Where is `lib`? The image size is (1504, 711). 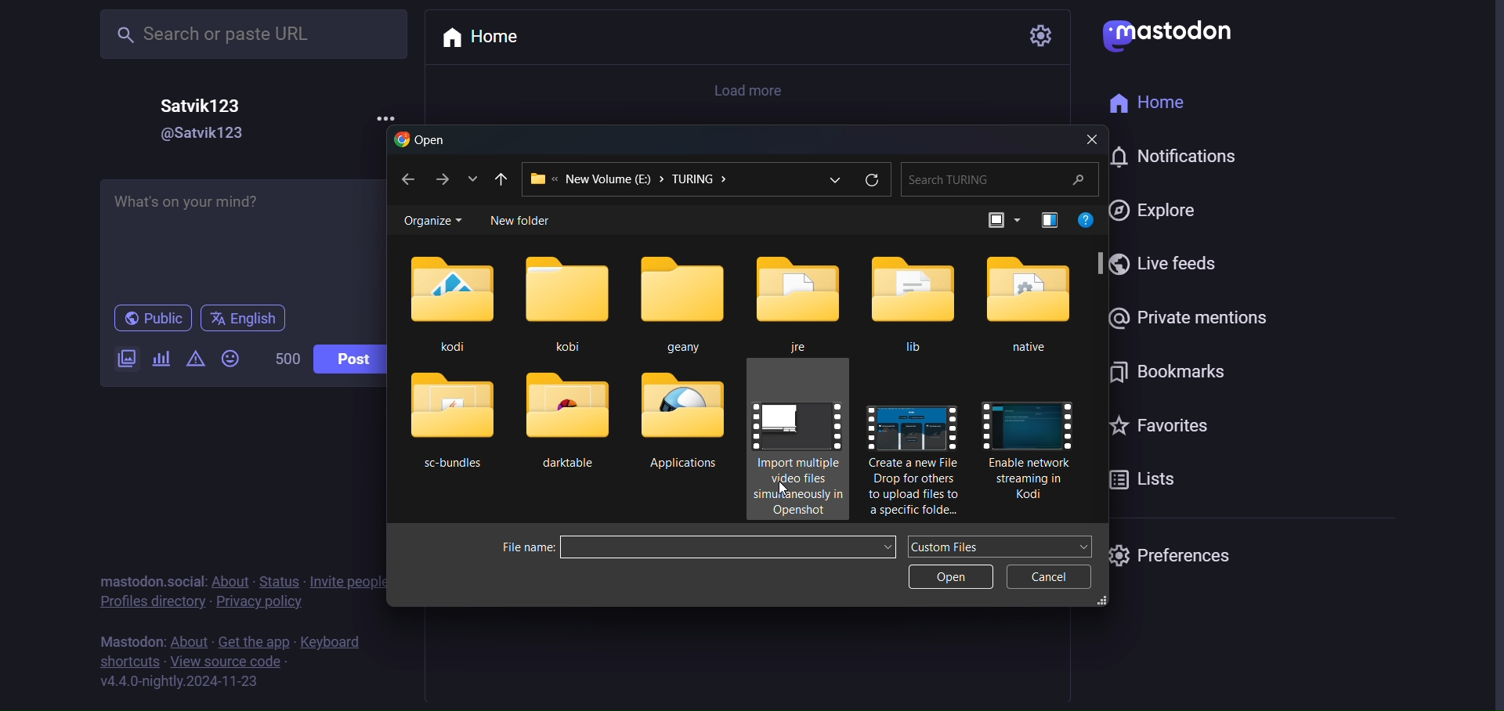 lib is located at coordinates (916, 304).